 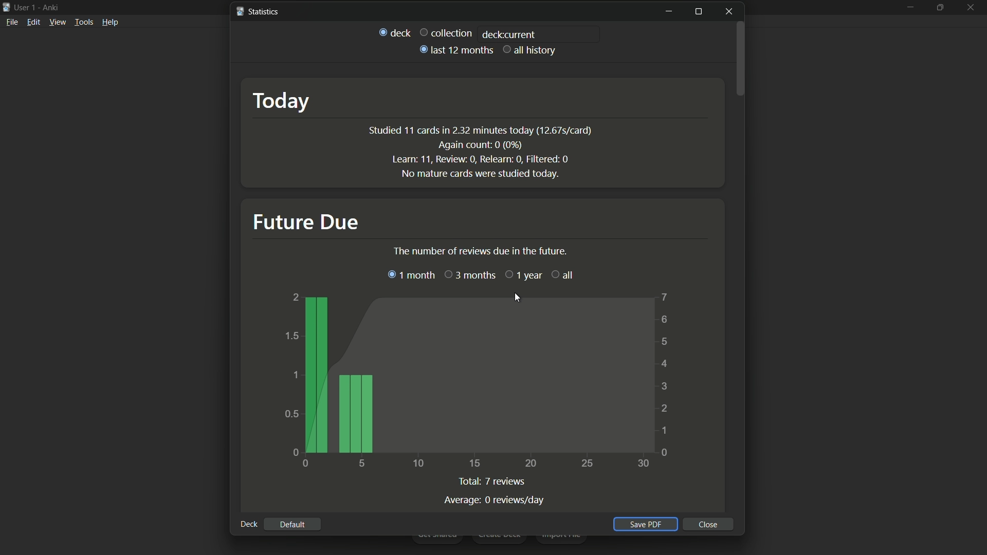 I want to click on default, so click(x=292, y=525).